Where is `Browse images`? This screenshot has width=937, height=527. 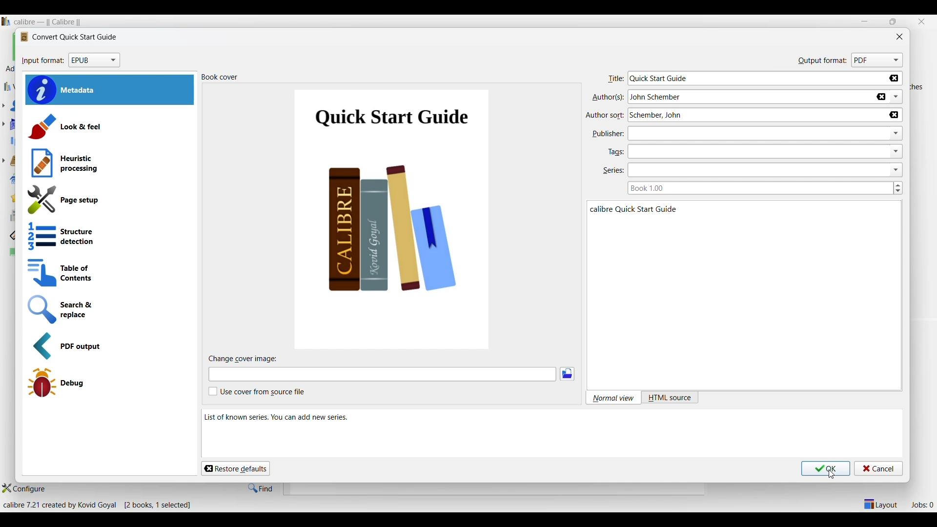
Browse images is located at coordinates (568, 374).